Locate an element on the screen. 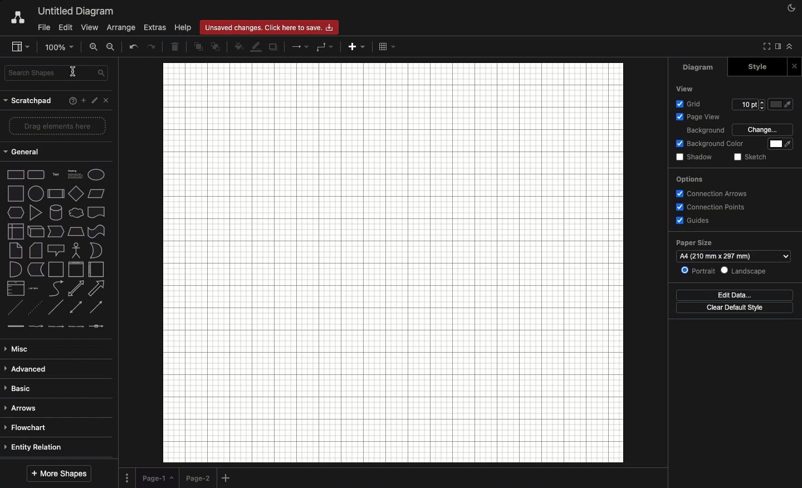 The height and width of the screenshot is (488, 802). Fill color is located at coordinates (239, 47).